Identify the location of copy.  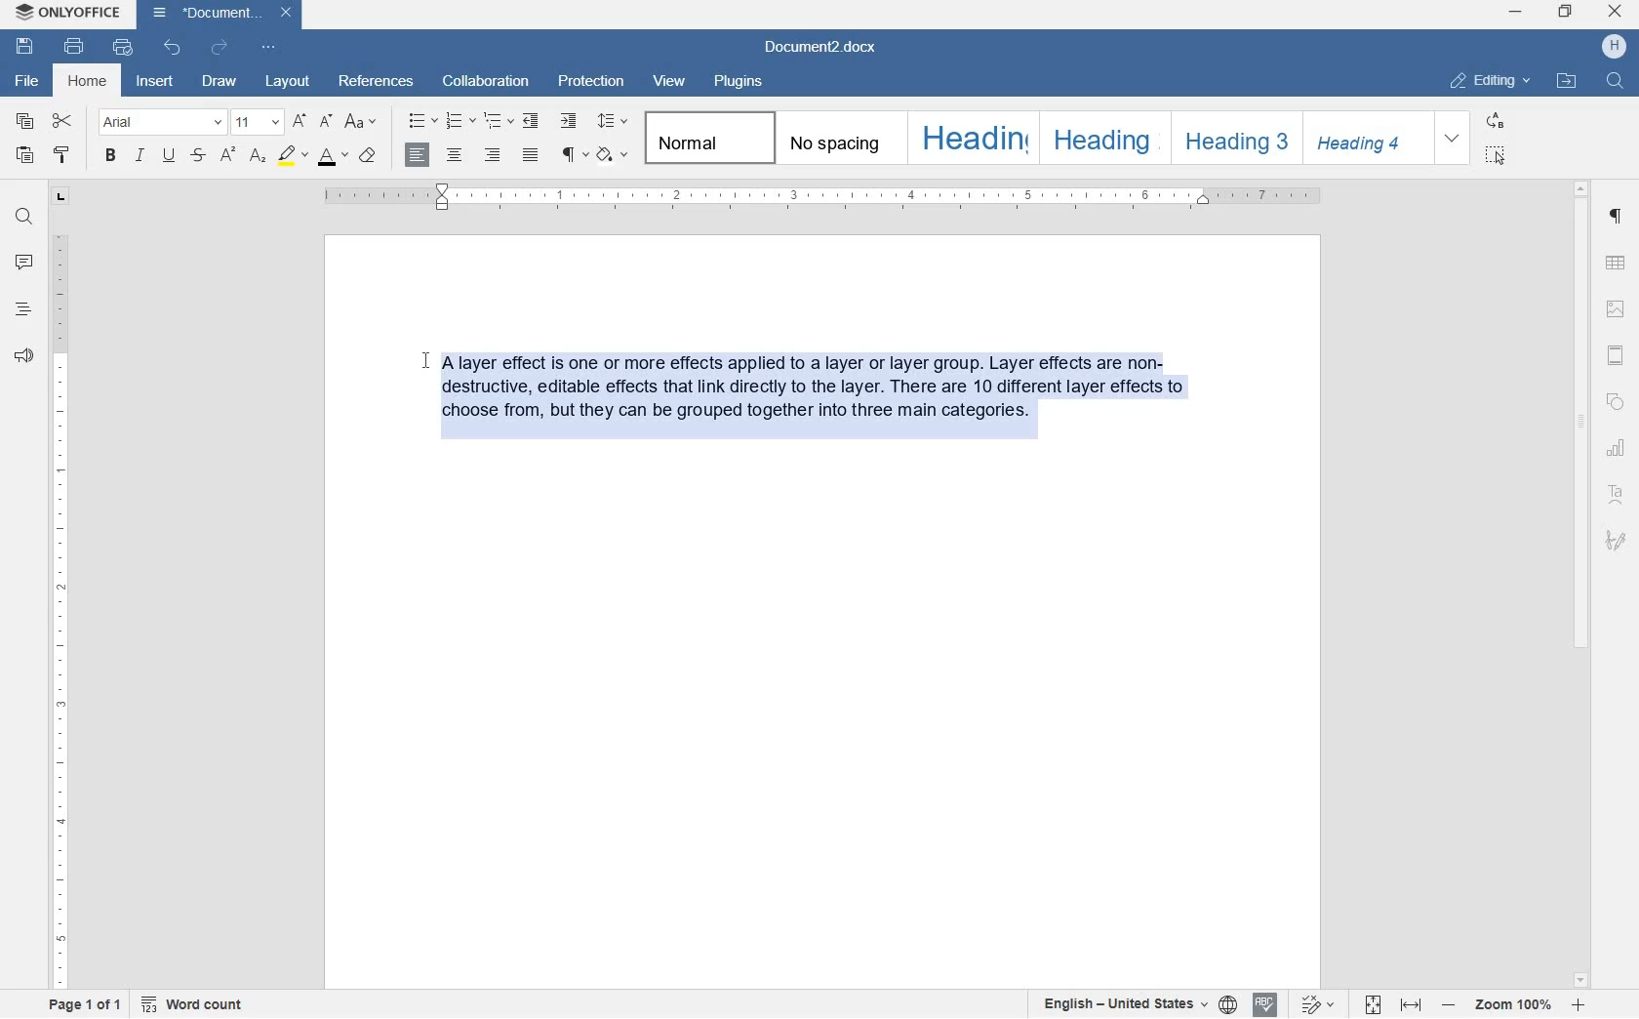
(24, 120).